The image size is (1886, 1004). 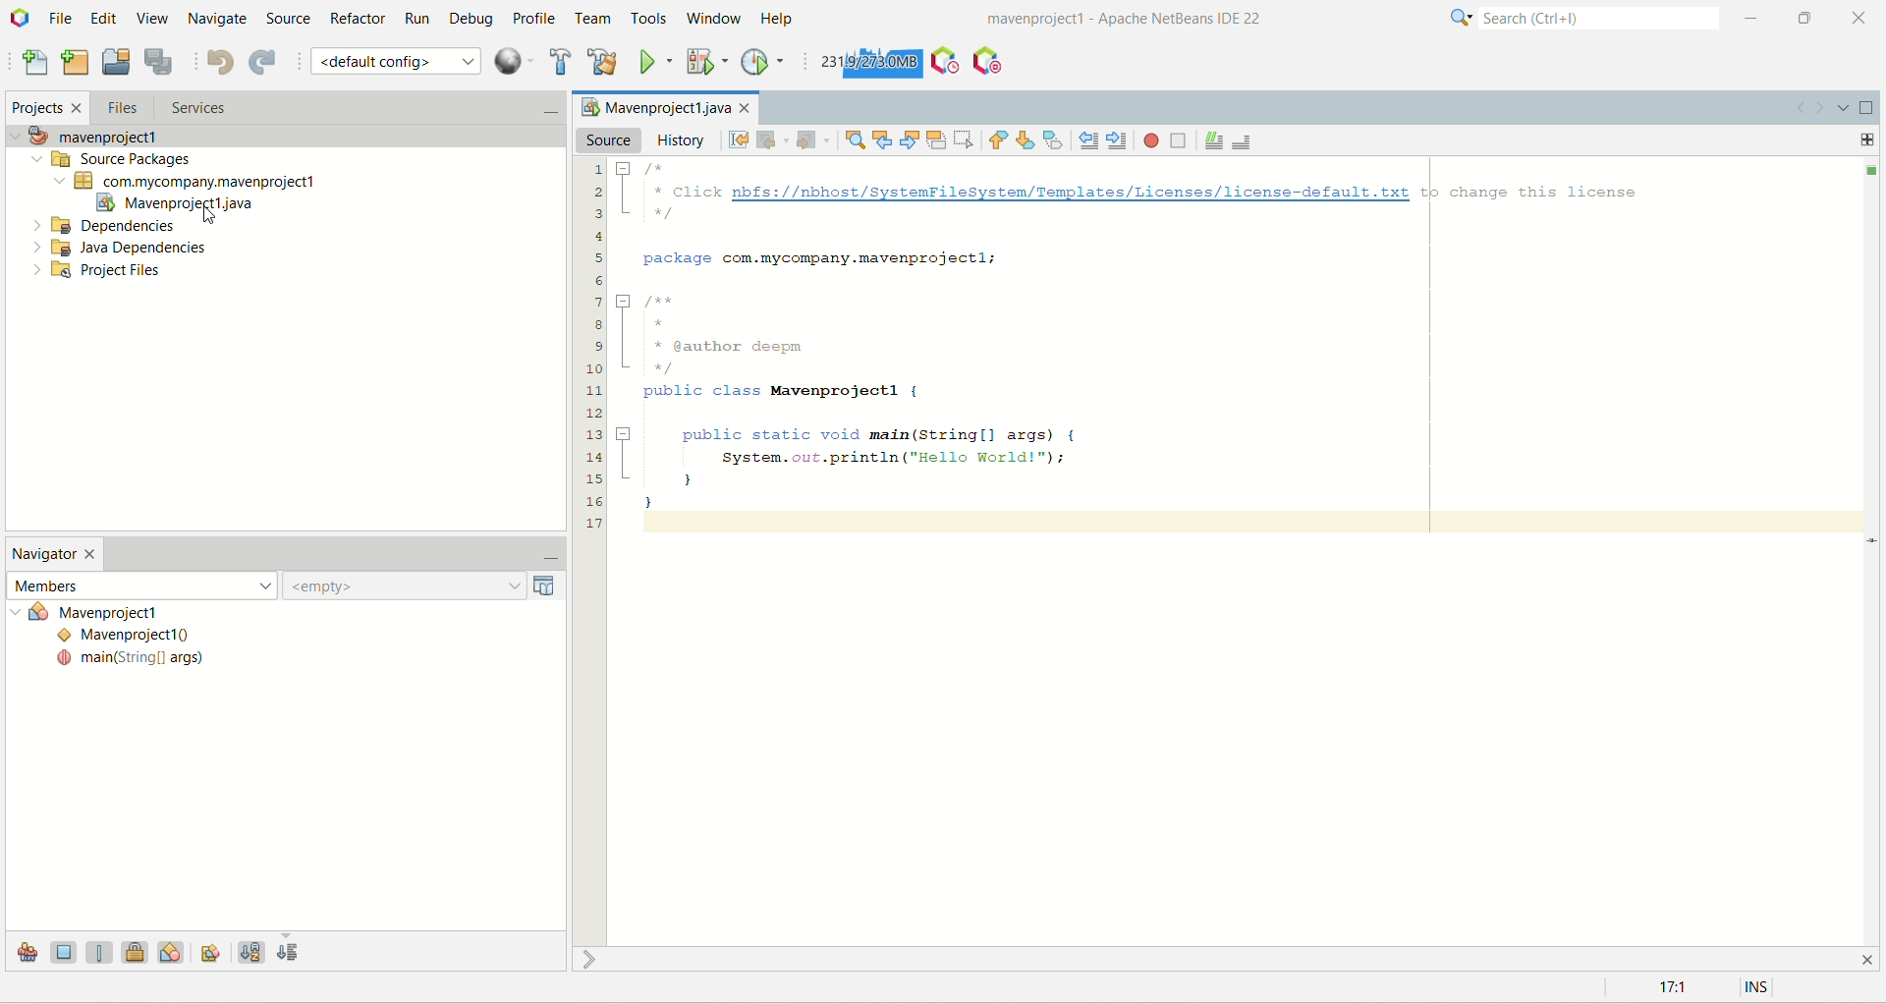 I want to click on default configuration, so click(x=396, y=60).